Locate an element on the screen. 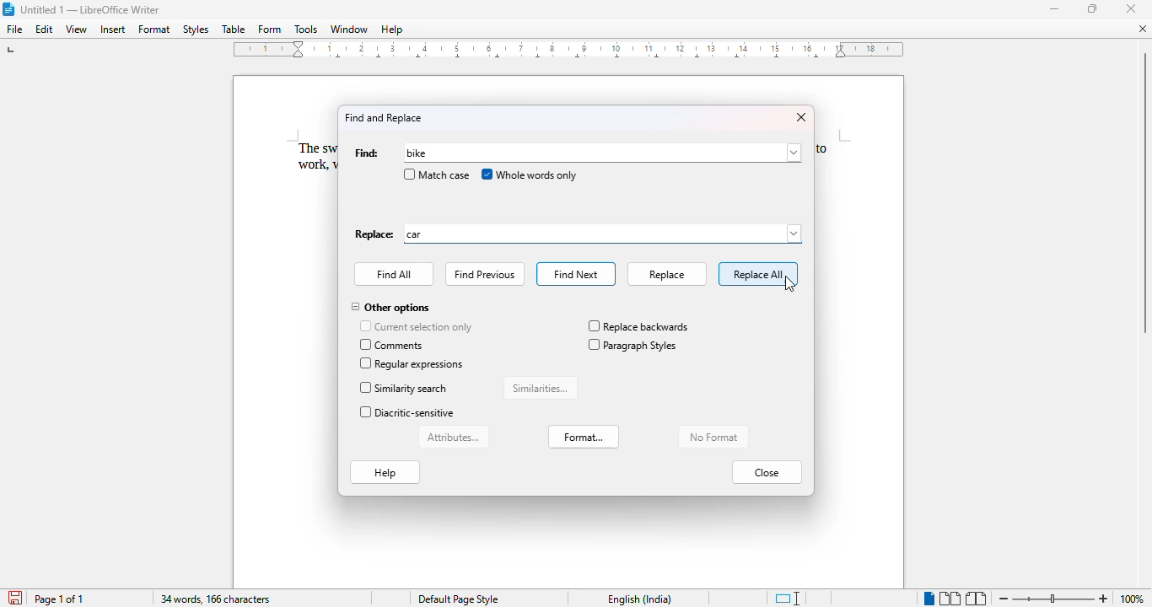 This screenshot has width=1152, height=607. similarity search is located at coordinates (406, 388).